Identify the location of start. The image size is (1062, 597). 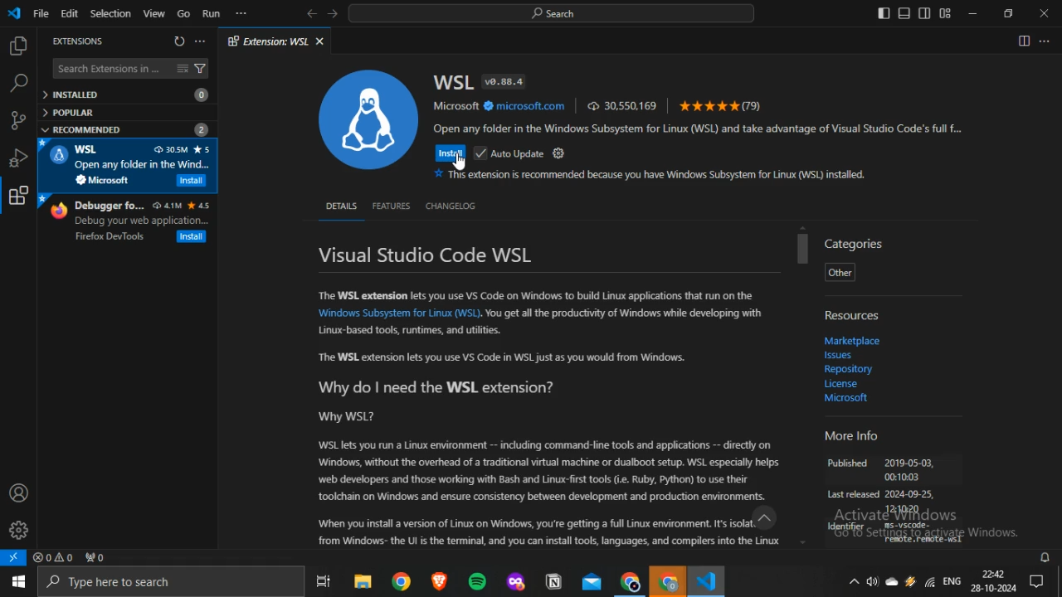
(17, 582).